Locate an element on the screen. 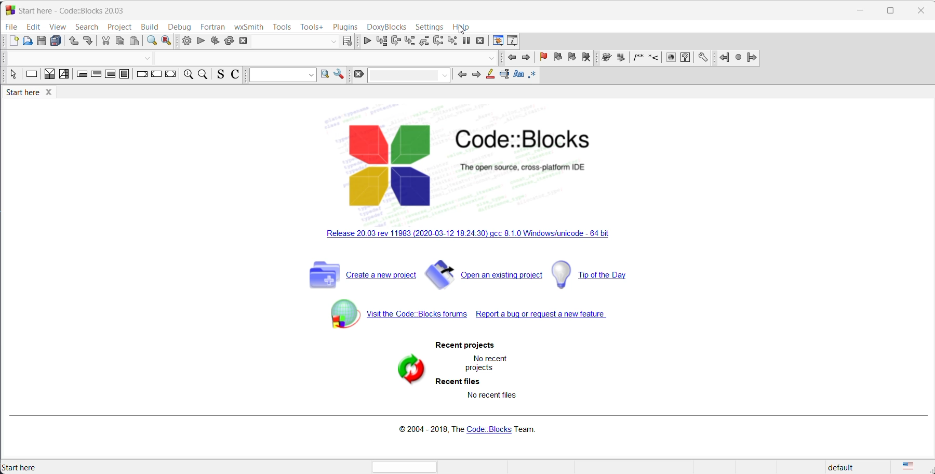  Extract is located at coordinates (623, 58).